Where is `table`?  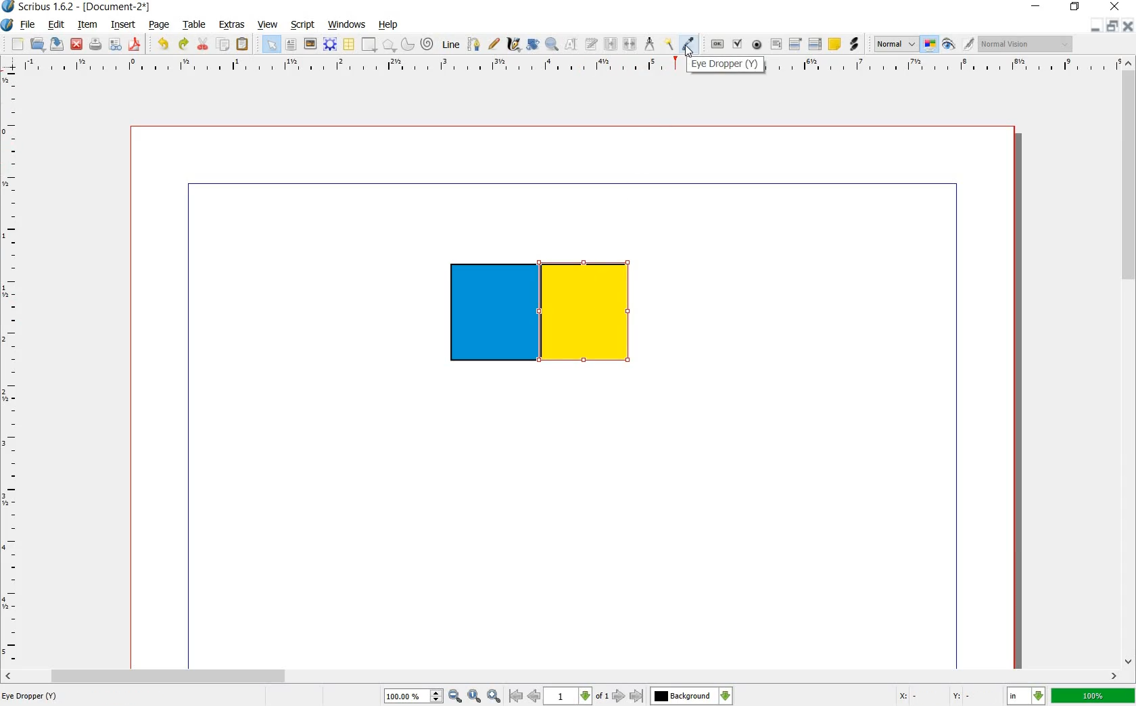
table is located at coordinates (350, 44).